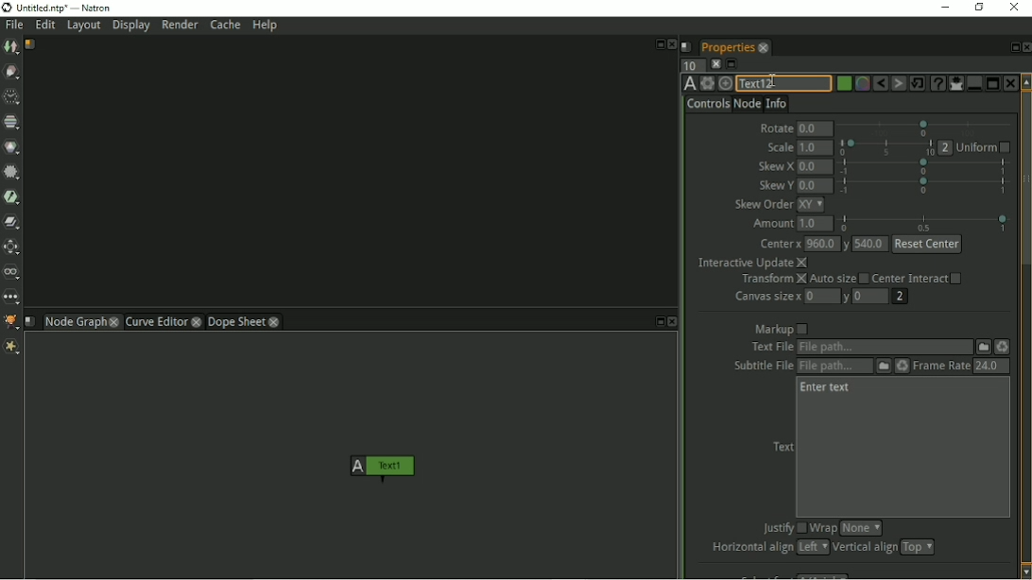 This screenshot has height=580, width=1032. I want to click on Color, so click(12, 146).